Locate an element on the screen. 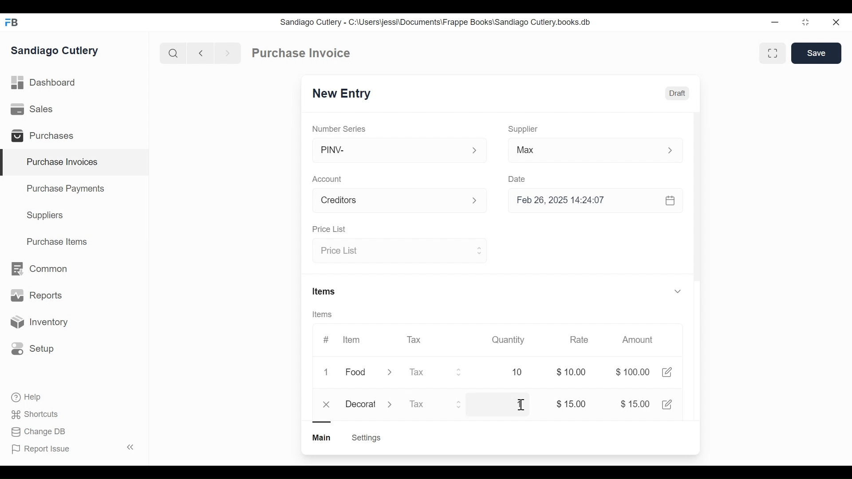  Expand is located at coordinates (677, 291).